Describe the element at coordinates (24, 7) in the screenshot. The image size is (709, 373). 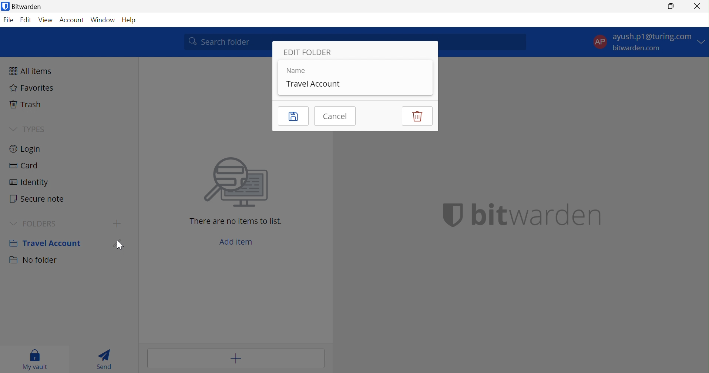
I see `Bitwarden` at that location.